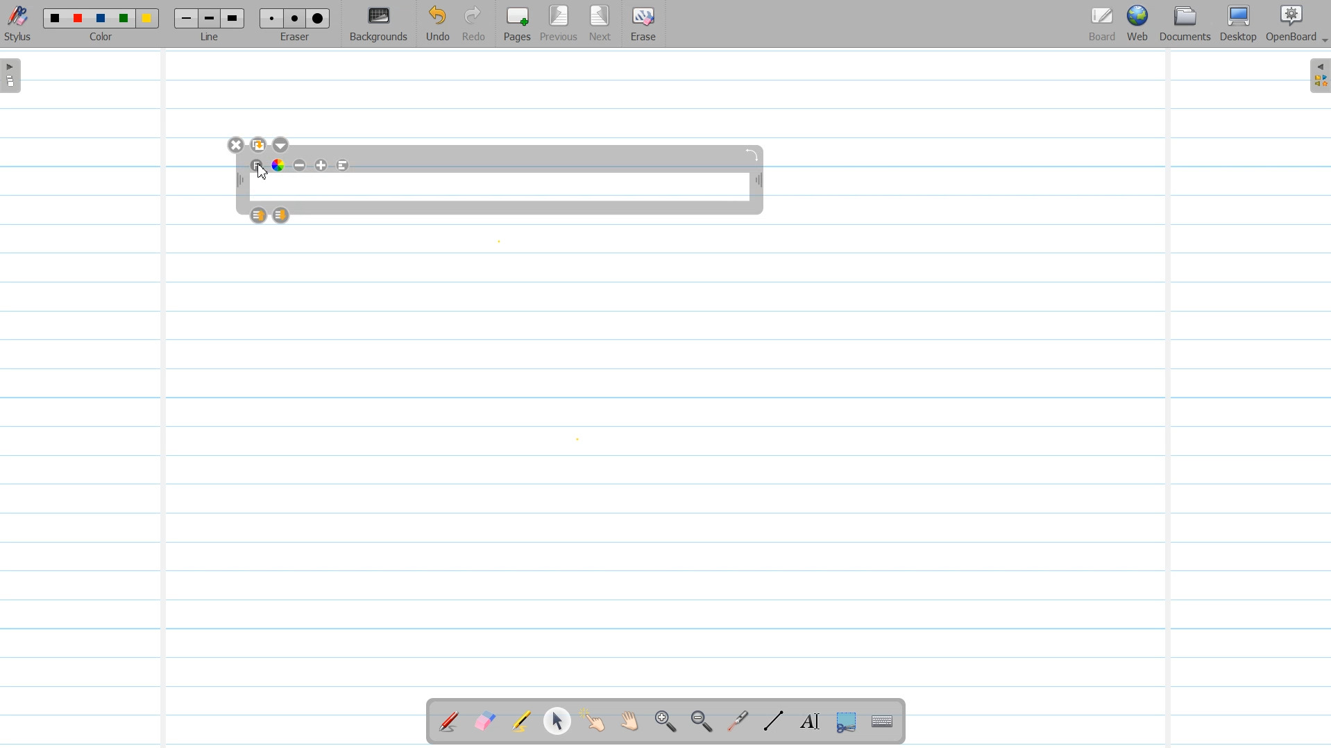  Describe the element at coordinates (699, 722) in the screenshot. I see `Zoom Out` at that location.